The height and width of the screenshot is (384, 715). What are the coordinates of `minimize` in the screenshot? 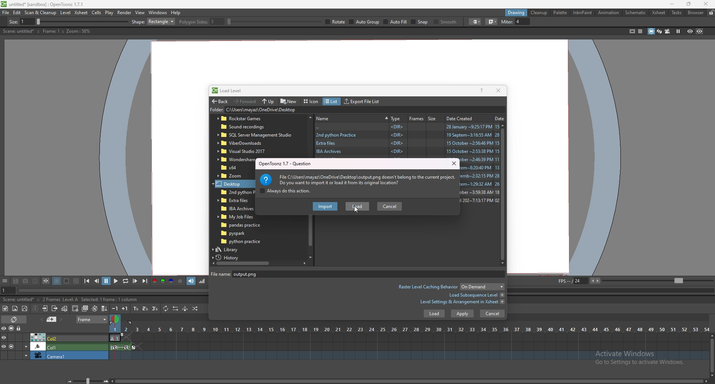 It's located at (672, 4).